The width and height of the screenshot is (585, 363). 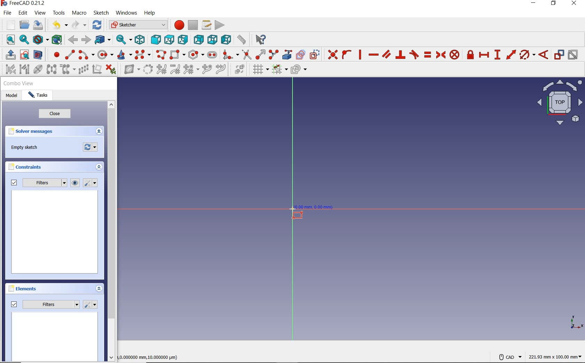 I want to click on constrain horizontally, so click(x=373, y=55).